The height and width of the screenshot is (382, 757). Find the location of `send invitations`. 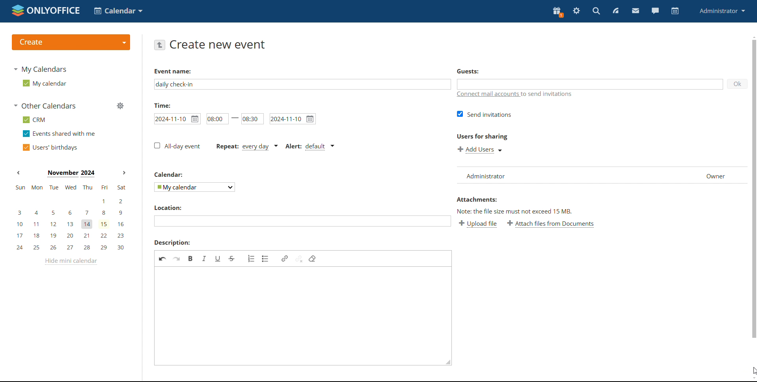

send invitations is located at coordinates (485, 114).